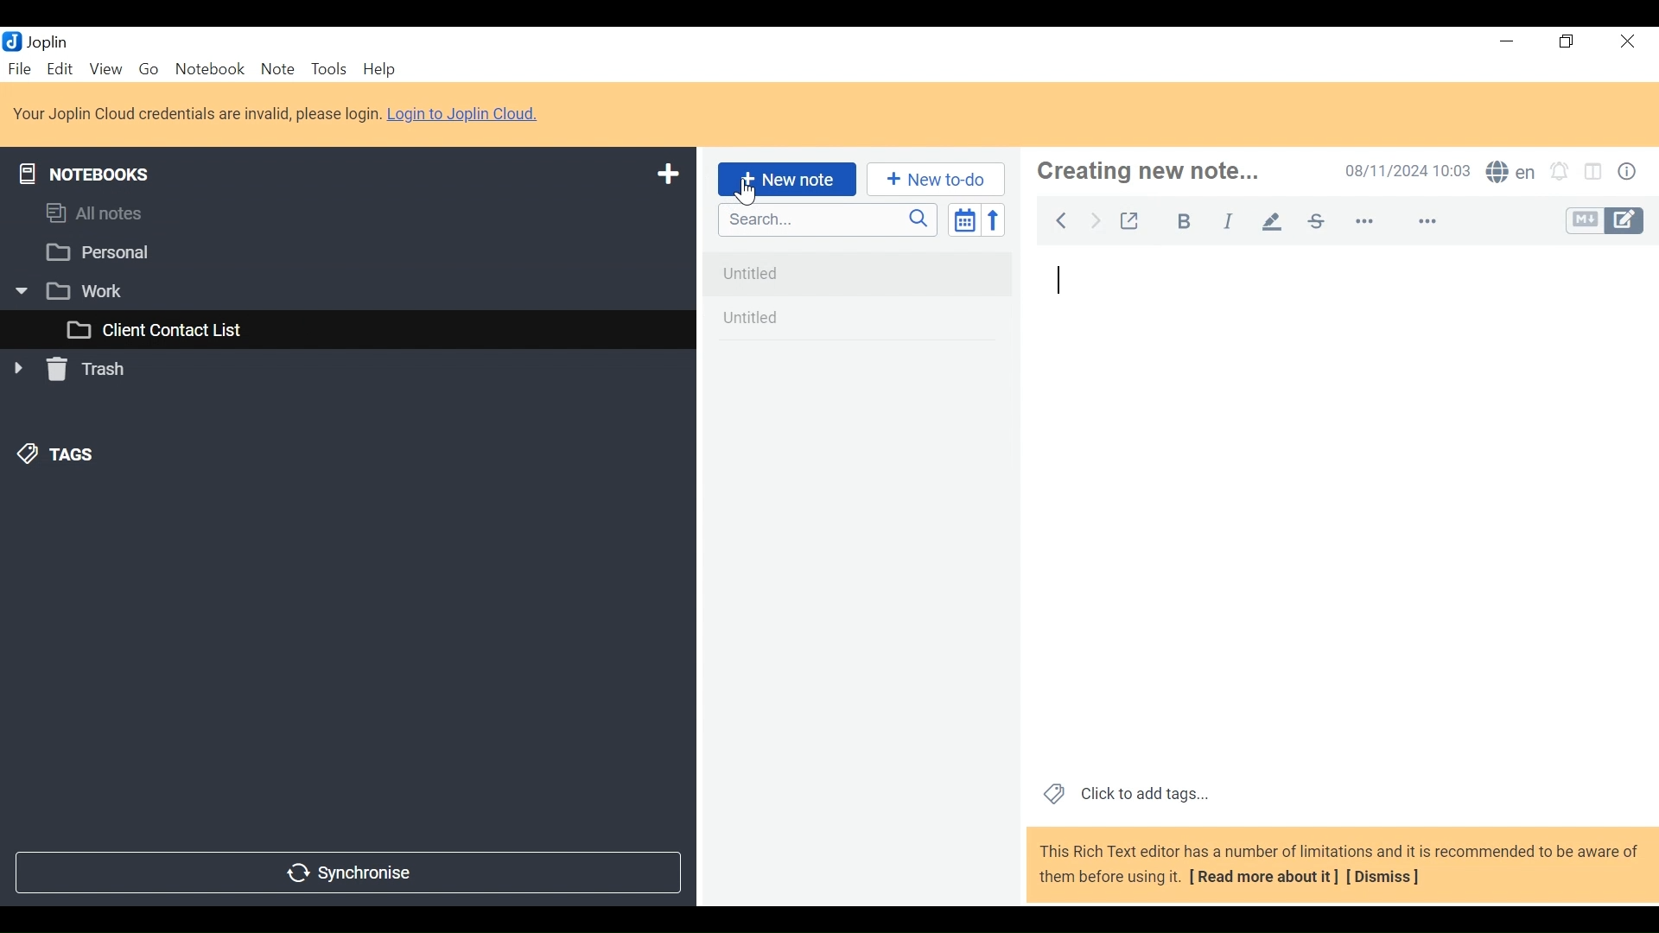  I want to click on Synchronise, so click(348, 874).